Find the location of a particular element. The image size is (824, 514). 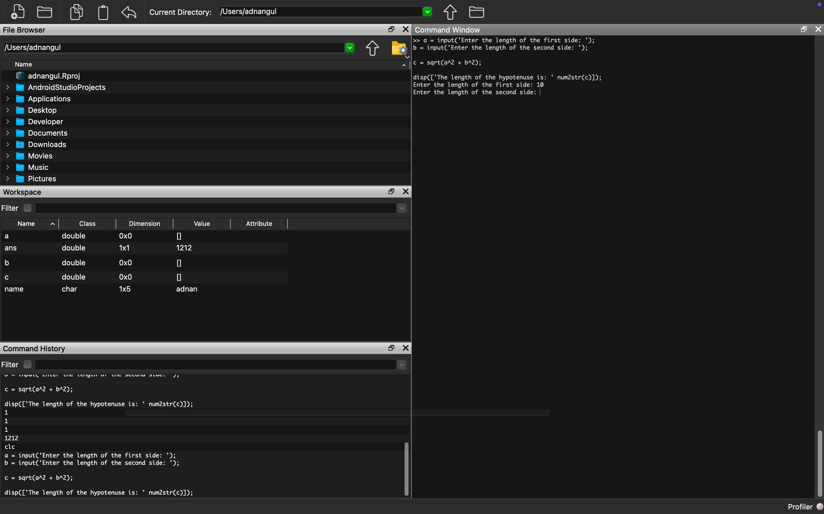

restore down is located at coordinates (389, 30).